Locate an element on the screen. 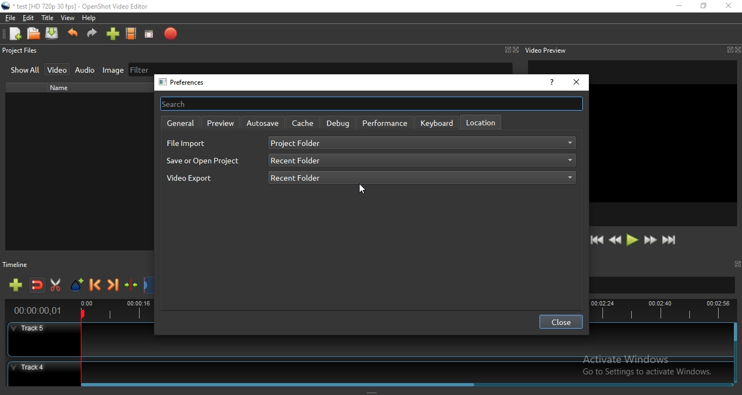 The height and width of the screenshot is (395, 742). time is located at coordinates (35, 311).